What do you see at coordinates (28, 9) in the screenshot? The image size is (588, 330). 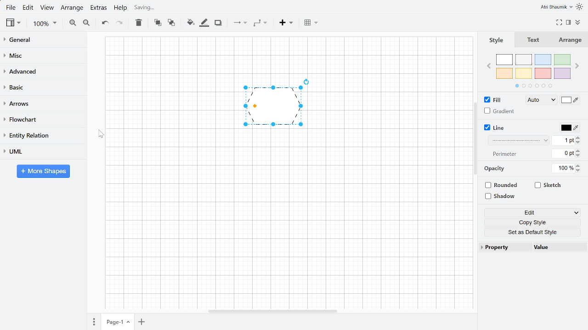 I see `Edit` at bounding box center [28, 9].